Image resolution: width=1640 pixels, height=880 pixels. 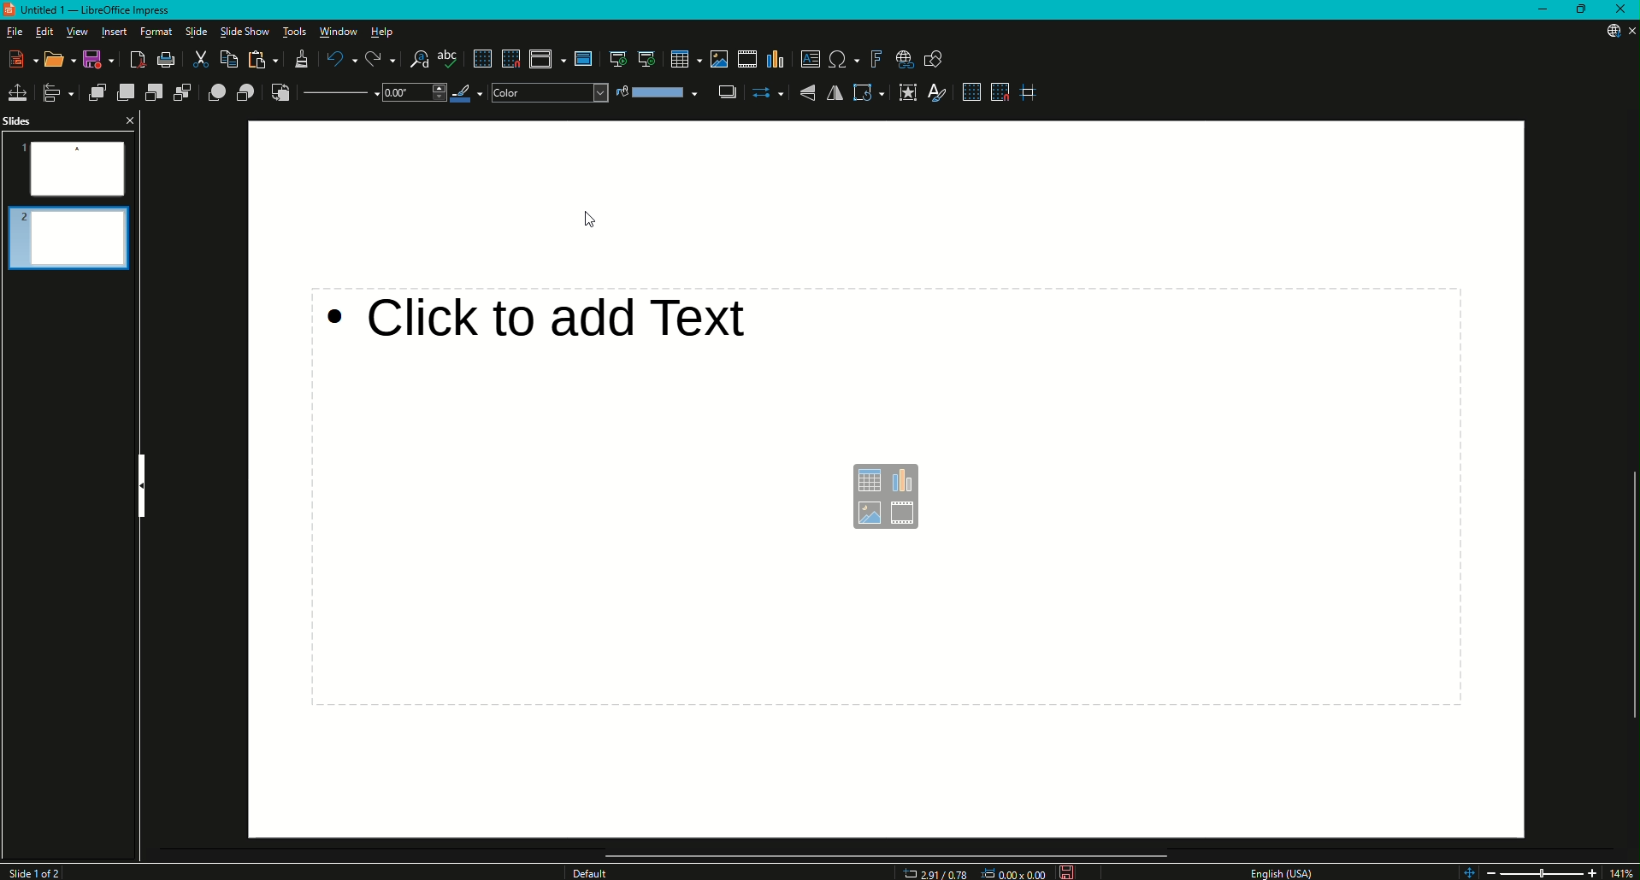 What do you see at coordinates (386, 31) in the screenshot?
I see `Help` at bounding box center [386, 31].